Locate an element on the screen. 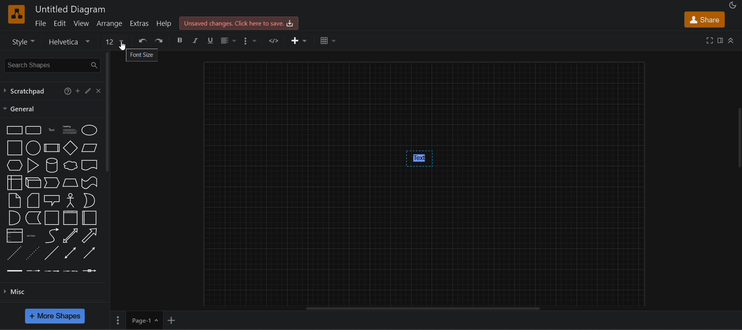 The width and height of the screenshot is (742, 330). edit is located at coordinates (60, 23).